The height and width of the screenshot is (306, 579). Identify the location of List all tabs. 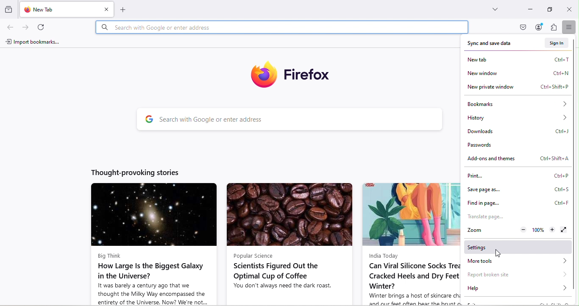
(495, 11).